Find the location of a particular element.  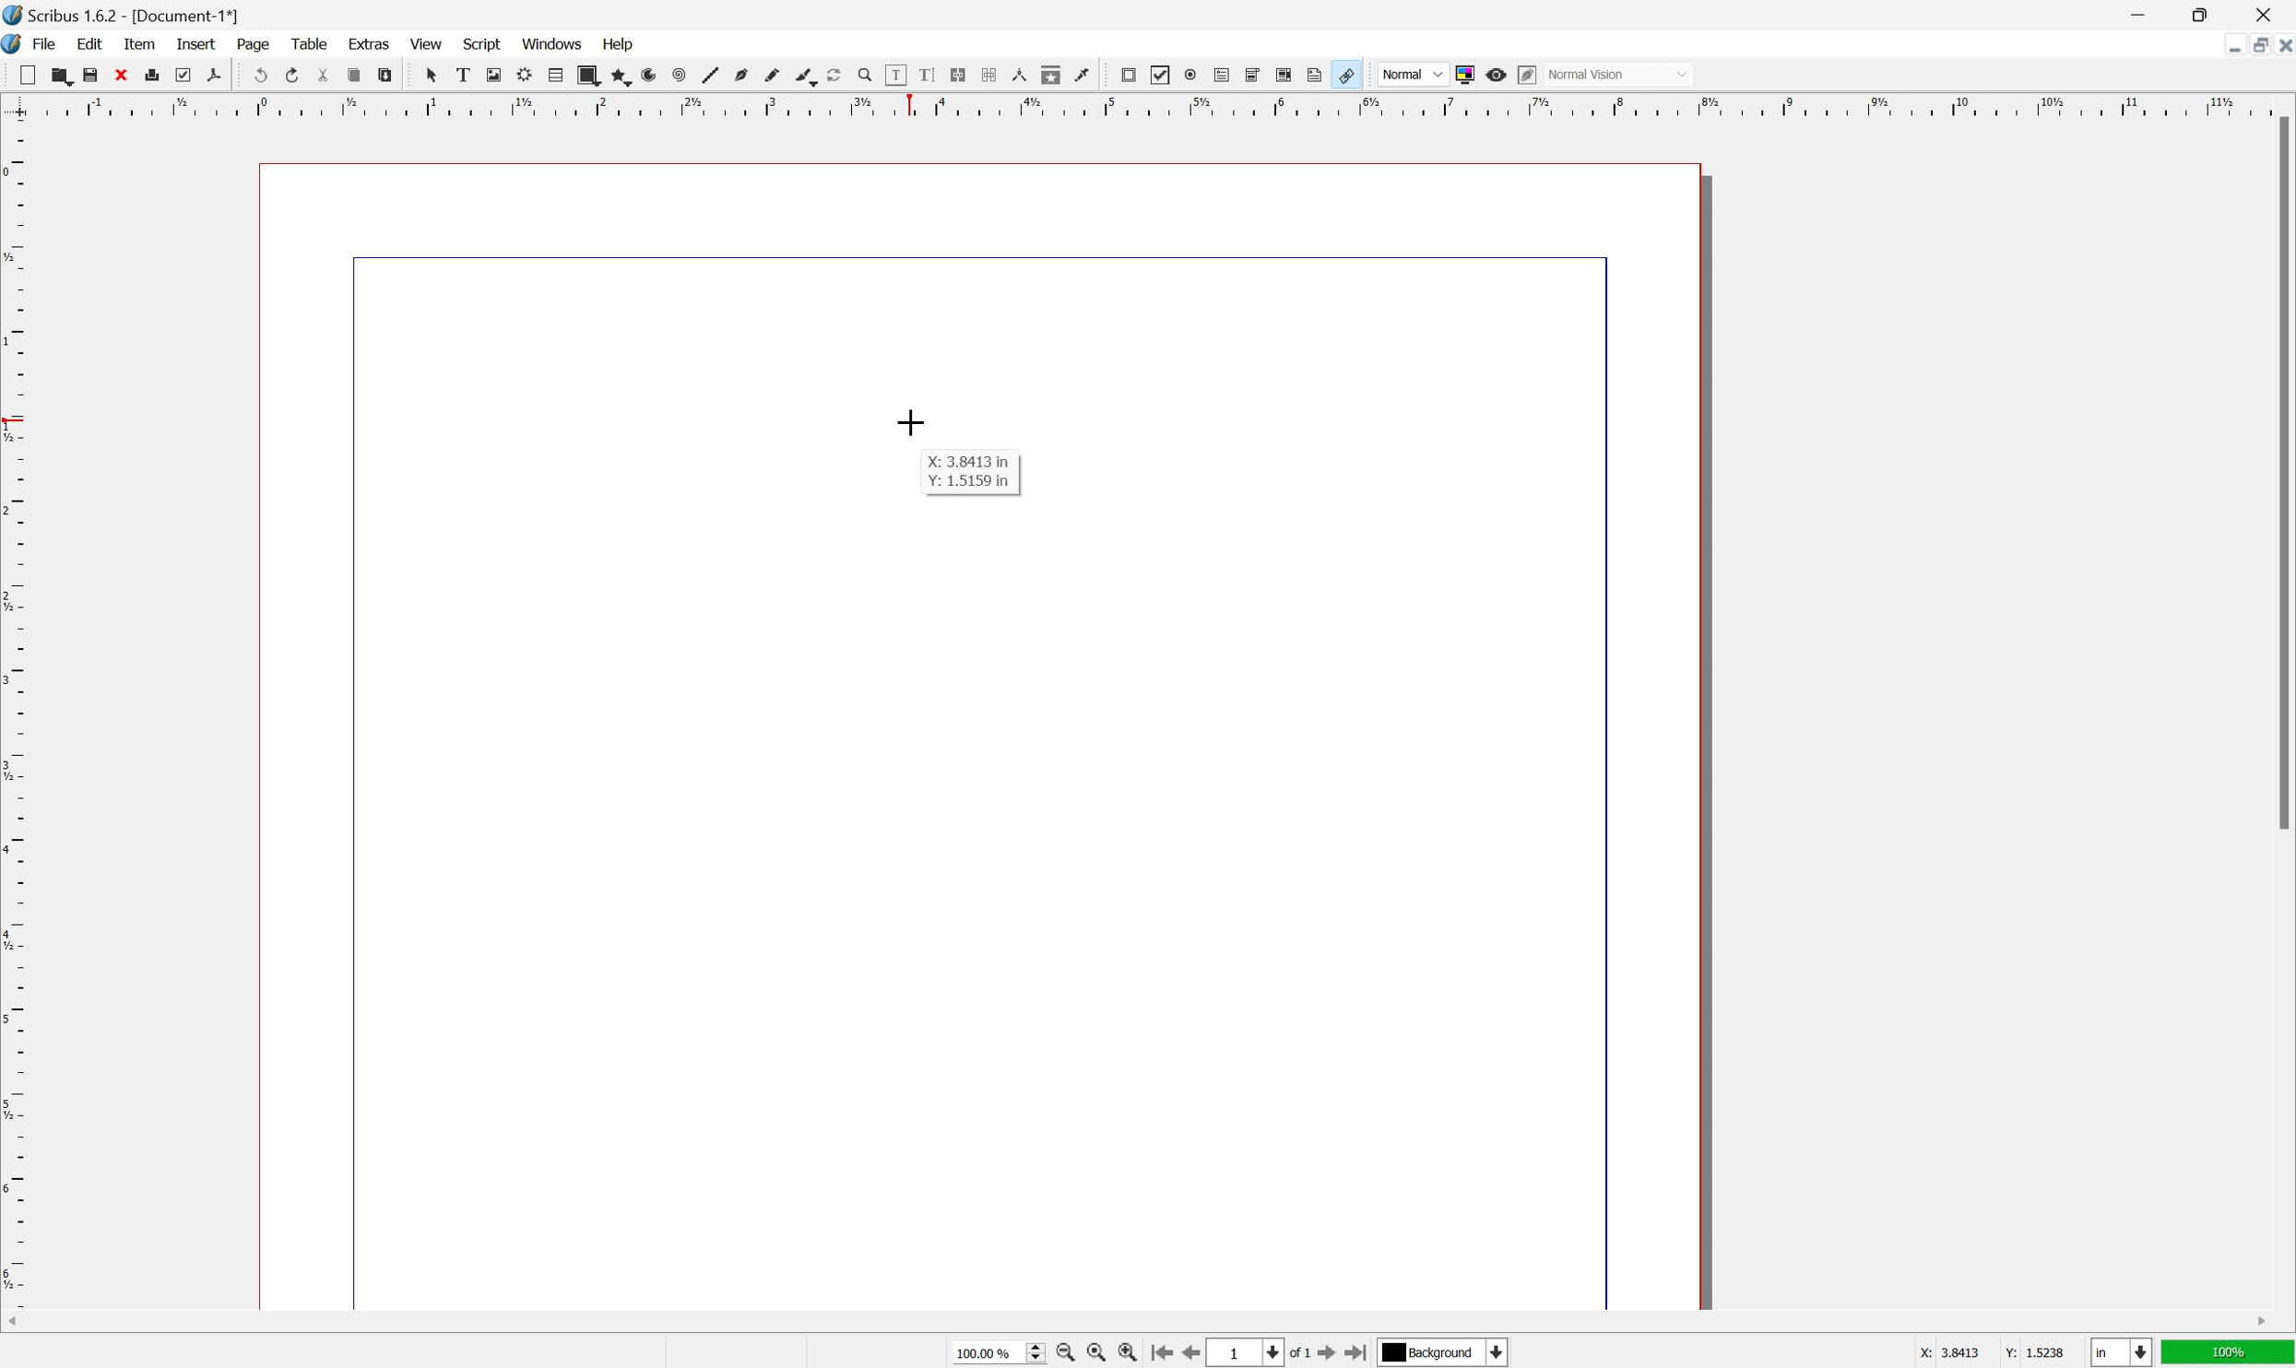

close is located at coordinates (2265, 15).